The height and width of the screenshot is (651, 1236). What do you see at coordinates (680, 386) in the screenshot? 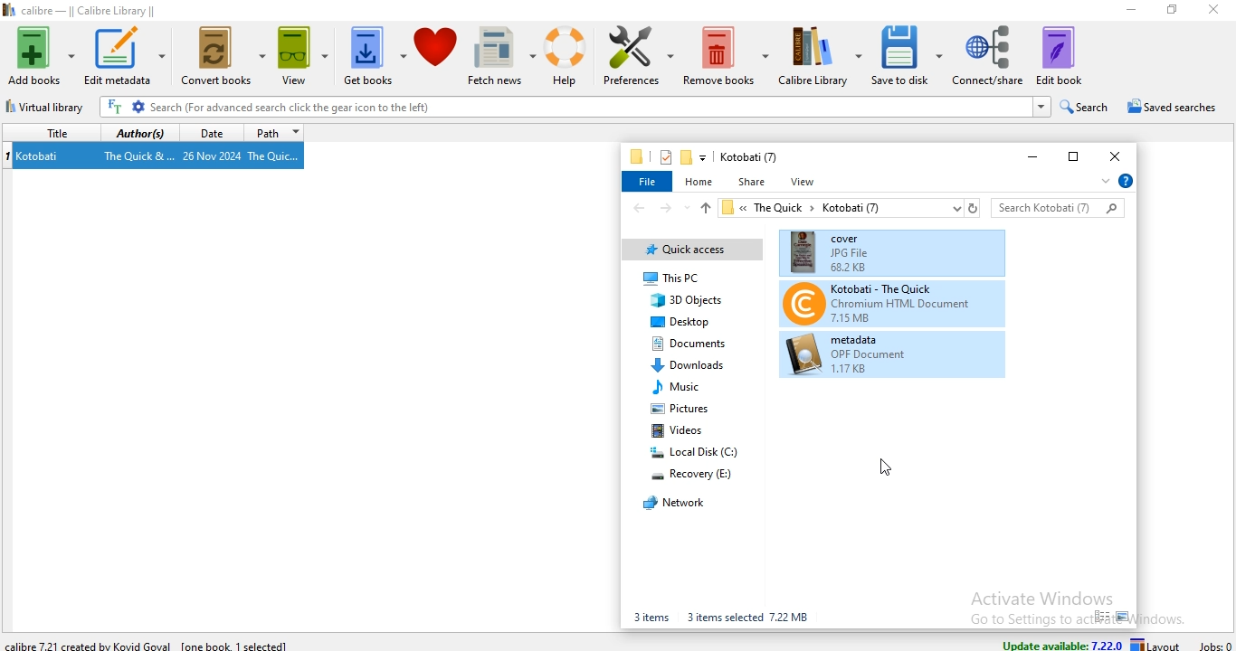
I see `music` at bounding box center [680, 386].